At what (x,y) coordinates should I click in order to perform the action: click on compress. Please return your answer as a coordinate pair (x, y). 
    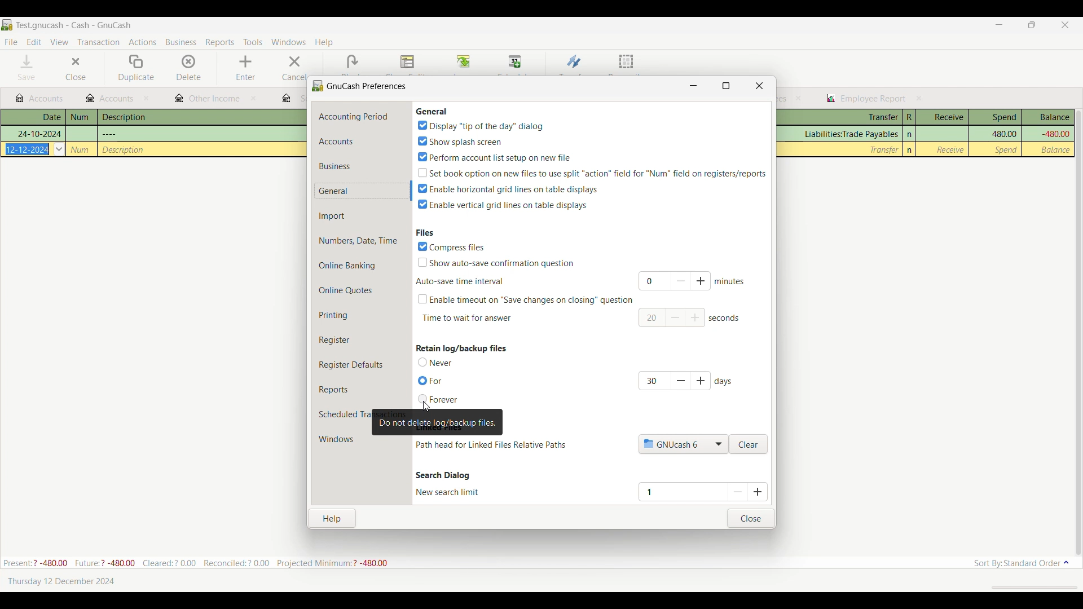
    Looking at the image, I should click on (452, 246).